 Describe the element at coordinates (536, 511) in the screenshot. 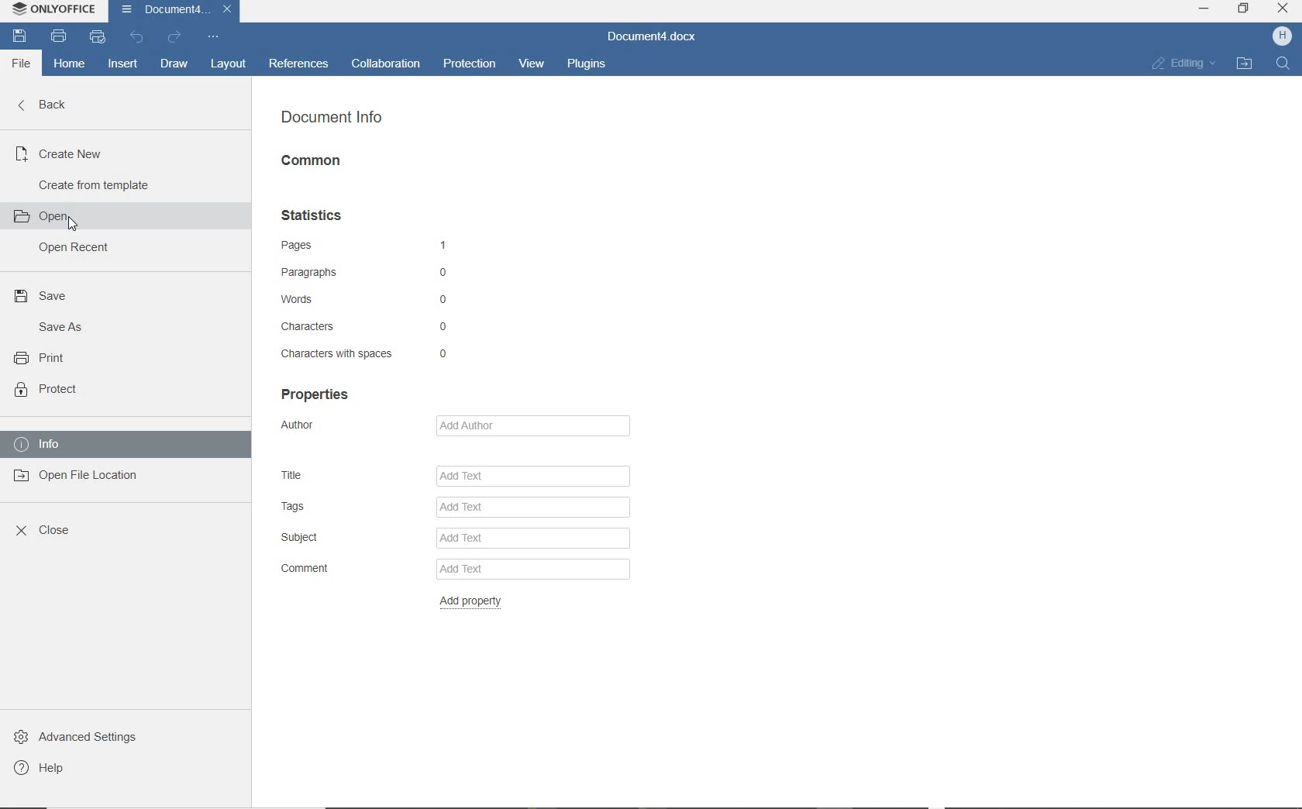

I see `Add Text` at that location.